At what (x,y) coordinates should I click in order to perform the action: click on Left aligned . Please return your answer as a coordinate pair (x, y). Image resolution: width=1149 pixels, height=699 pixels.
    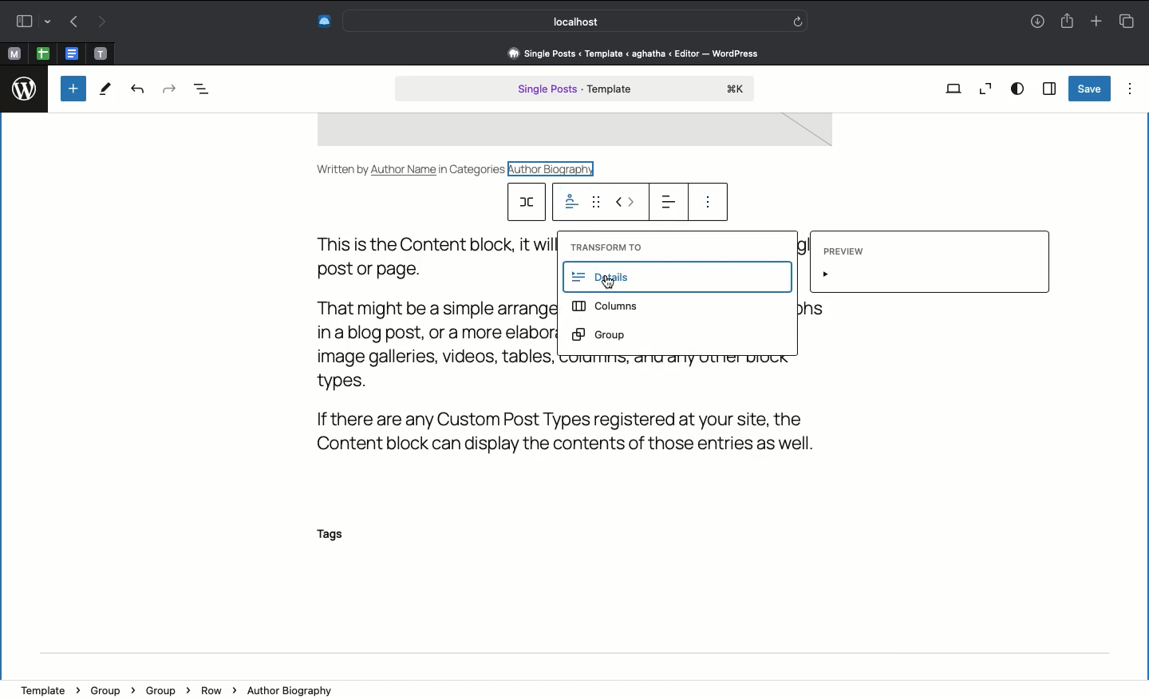
    Looking at the image, I should click on (666, 201).